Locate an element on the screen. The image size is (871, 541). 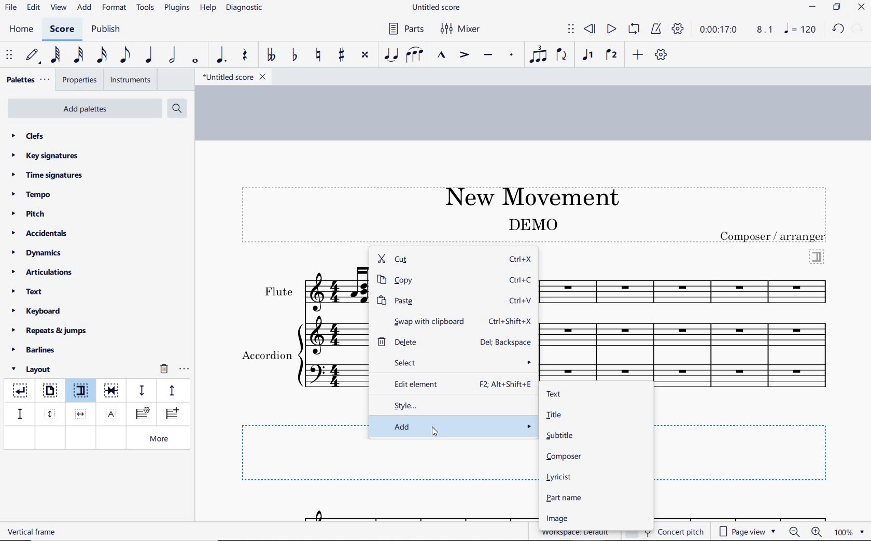
palettes is located at coordinates (27, 80).